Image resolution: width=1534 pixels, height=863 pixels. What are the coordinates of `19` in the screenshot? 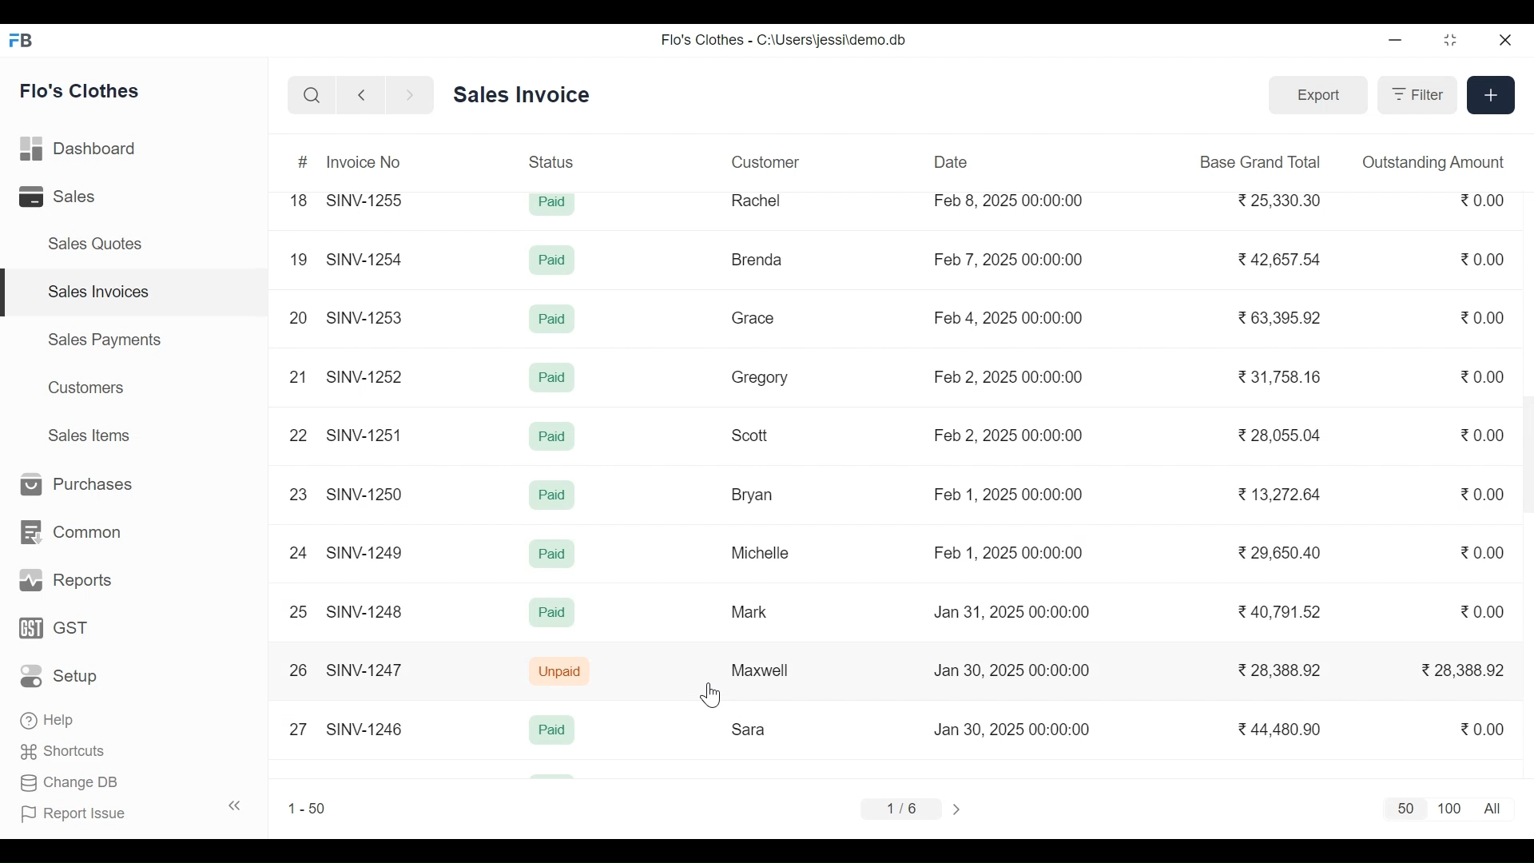 It's located at (298, 260).